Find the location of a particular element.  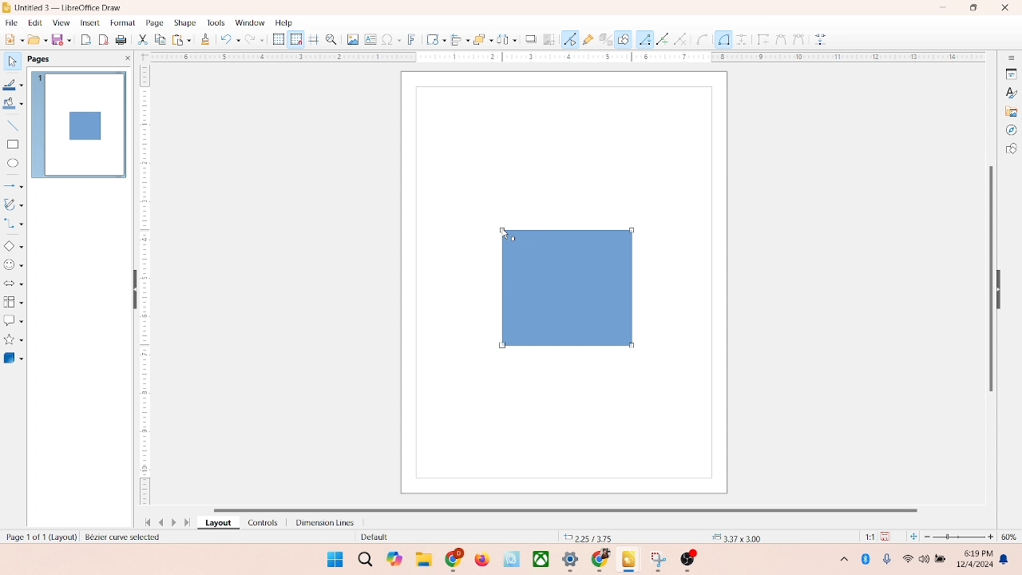

last page is located at coordinates (188, 523).